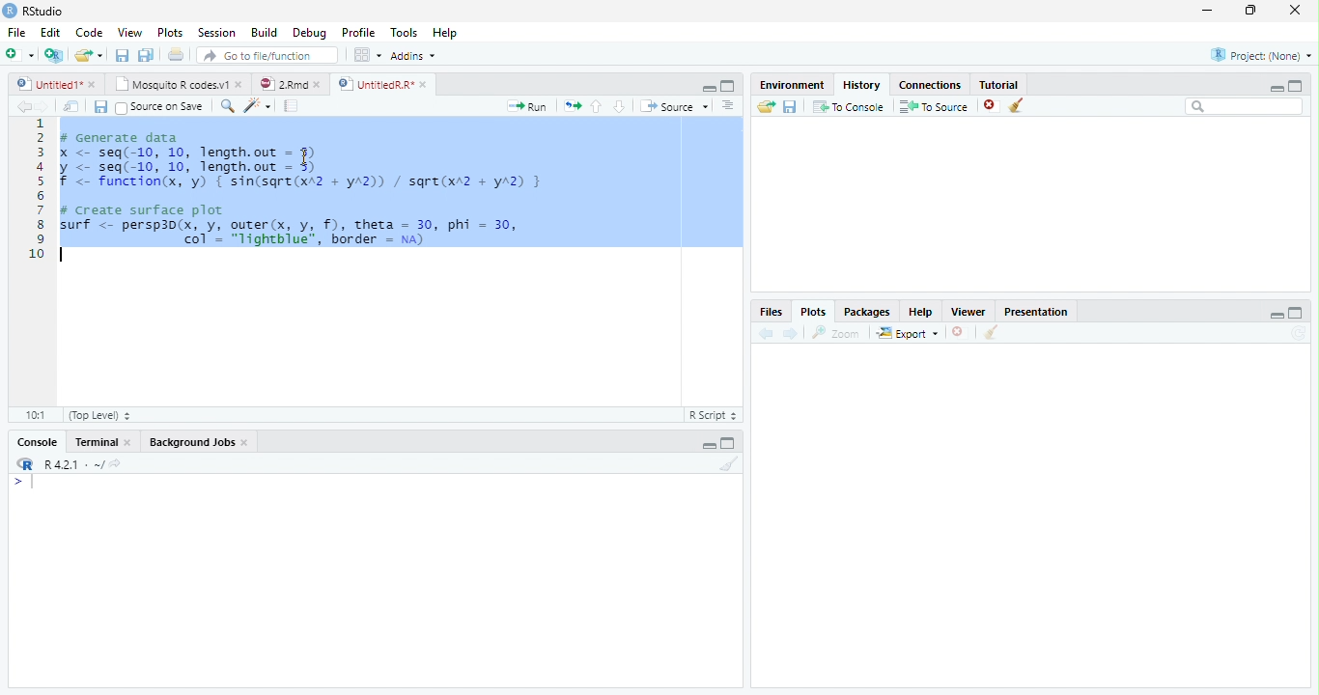 This screenshot has width=1319, height=695. Describe the element at coordinates (991, 332) in the screenshot. I see `Clear all plots` at that location.